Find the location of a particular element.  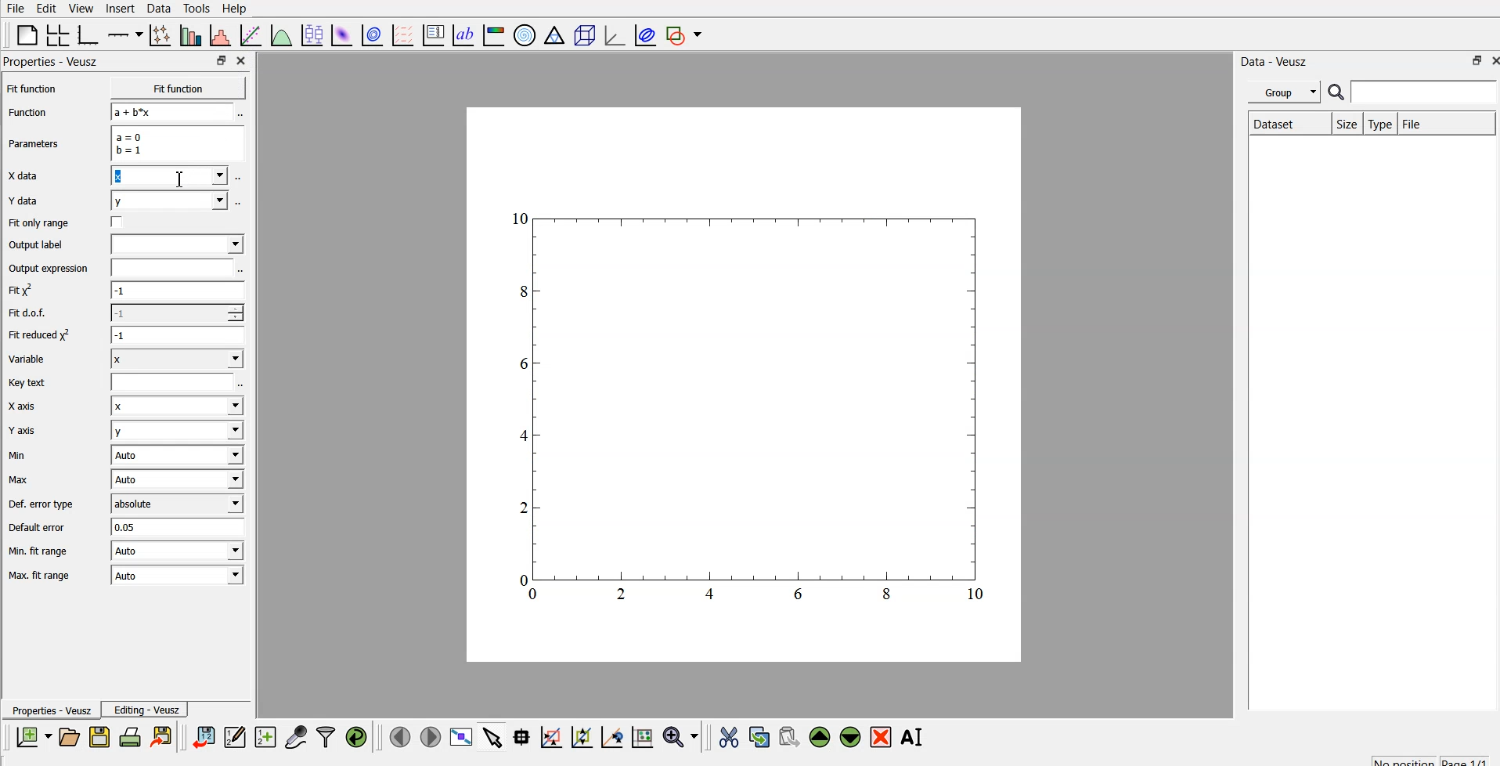

<I is located at coordinates (175, 360).